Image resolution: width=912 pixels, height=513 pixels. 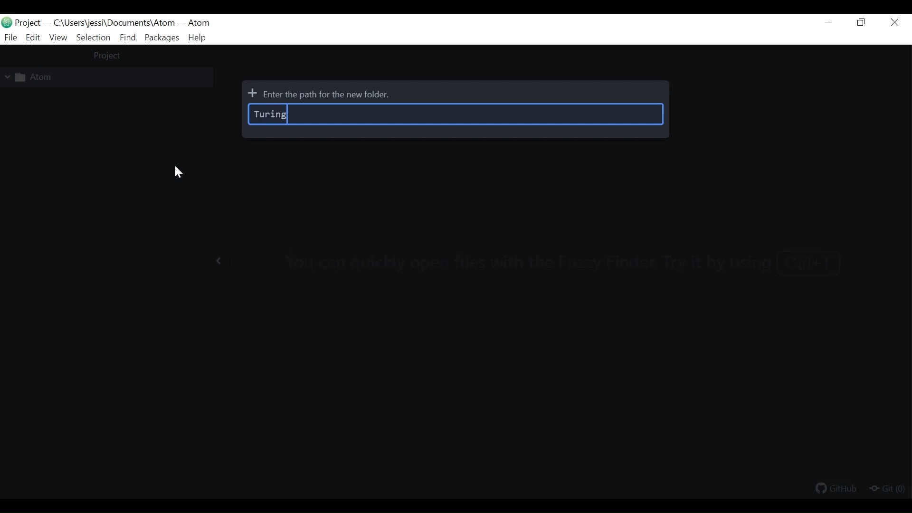 What do you see at coordinates (9, 38) in the screenshot?
I see `File` at bounding box center [9, 38].